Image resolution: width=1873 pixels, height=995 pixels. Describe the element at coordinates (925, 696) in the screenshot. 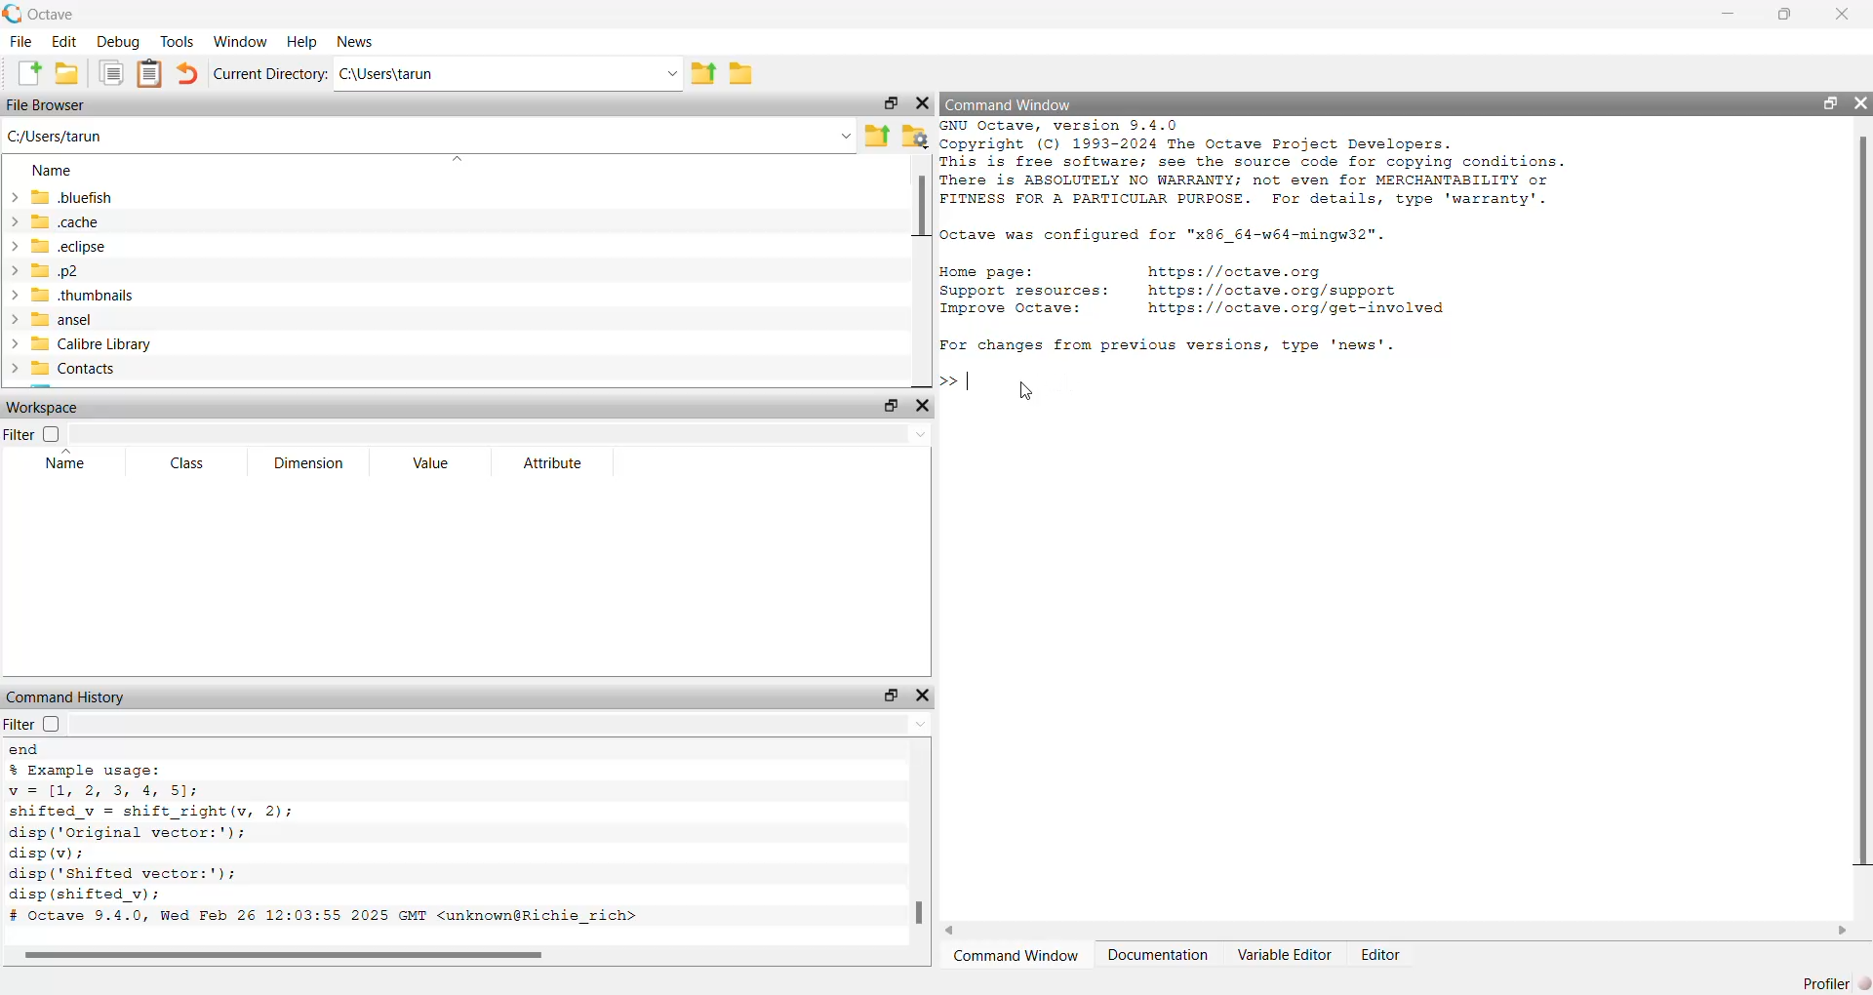

I see `hide widget` at that location.